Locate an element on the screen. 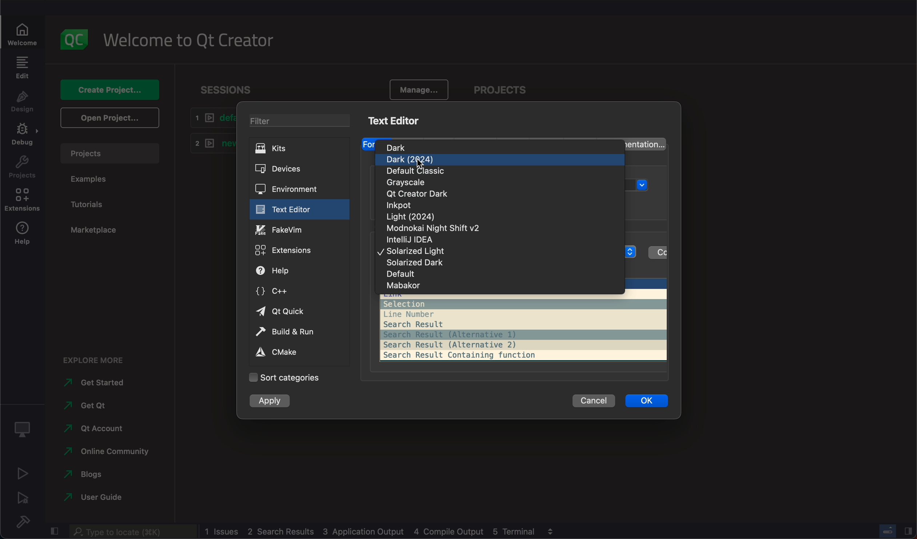 The image size is (917, 539). online community is located at coordinates (106, 452).